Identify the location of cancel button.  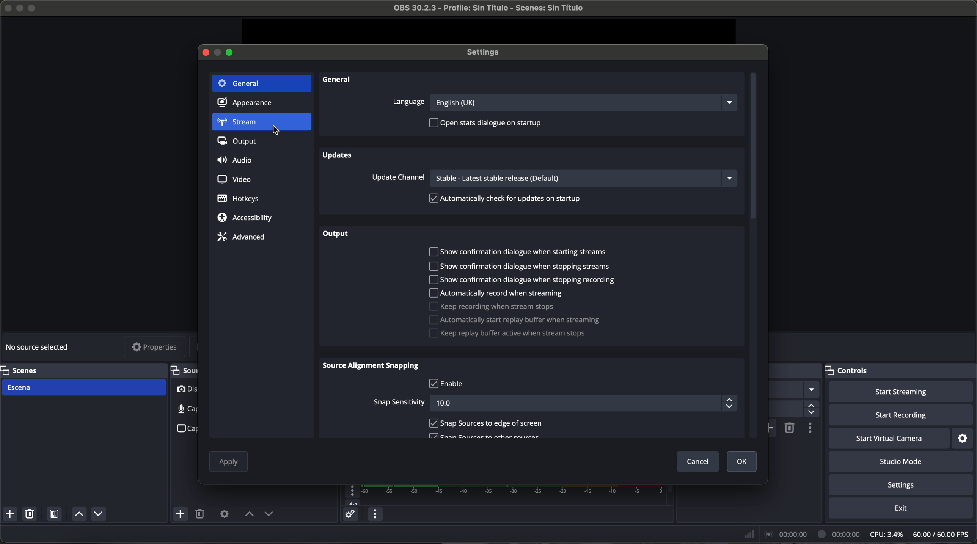
(698, 461).